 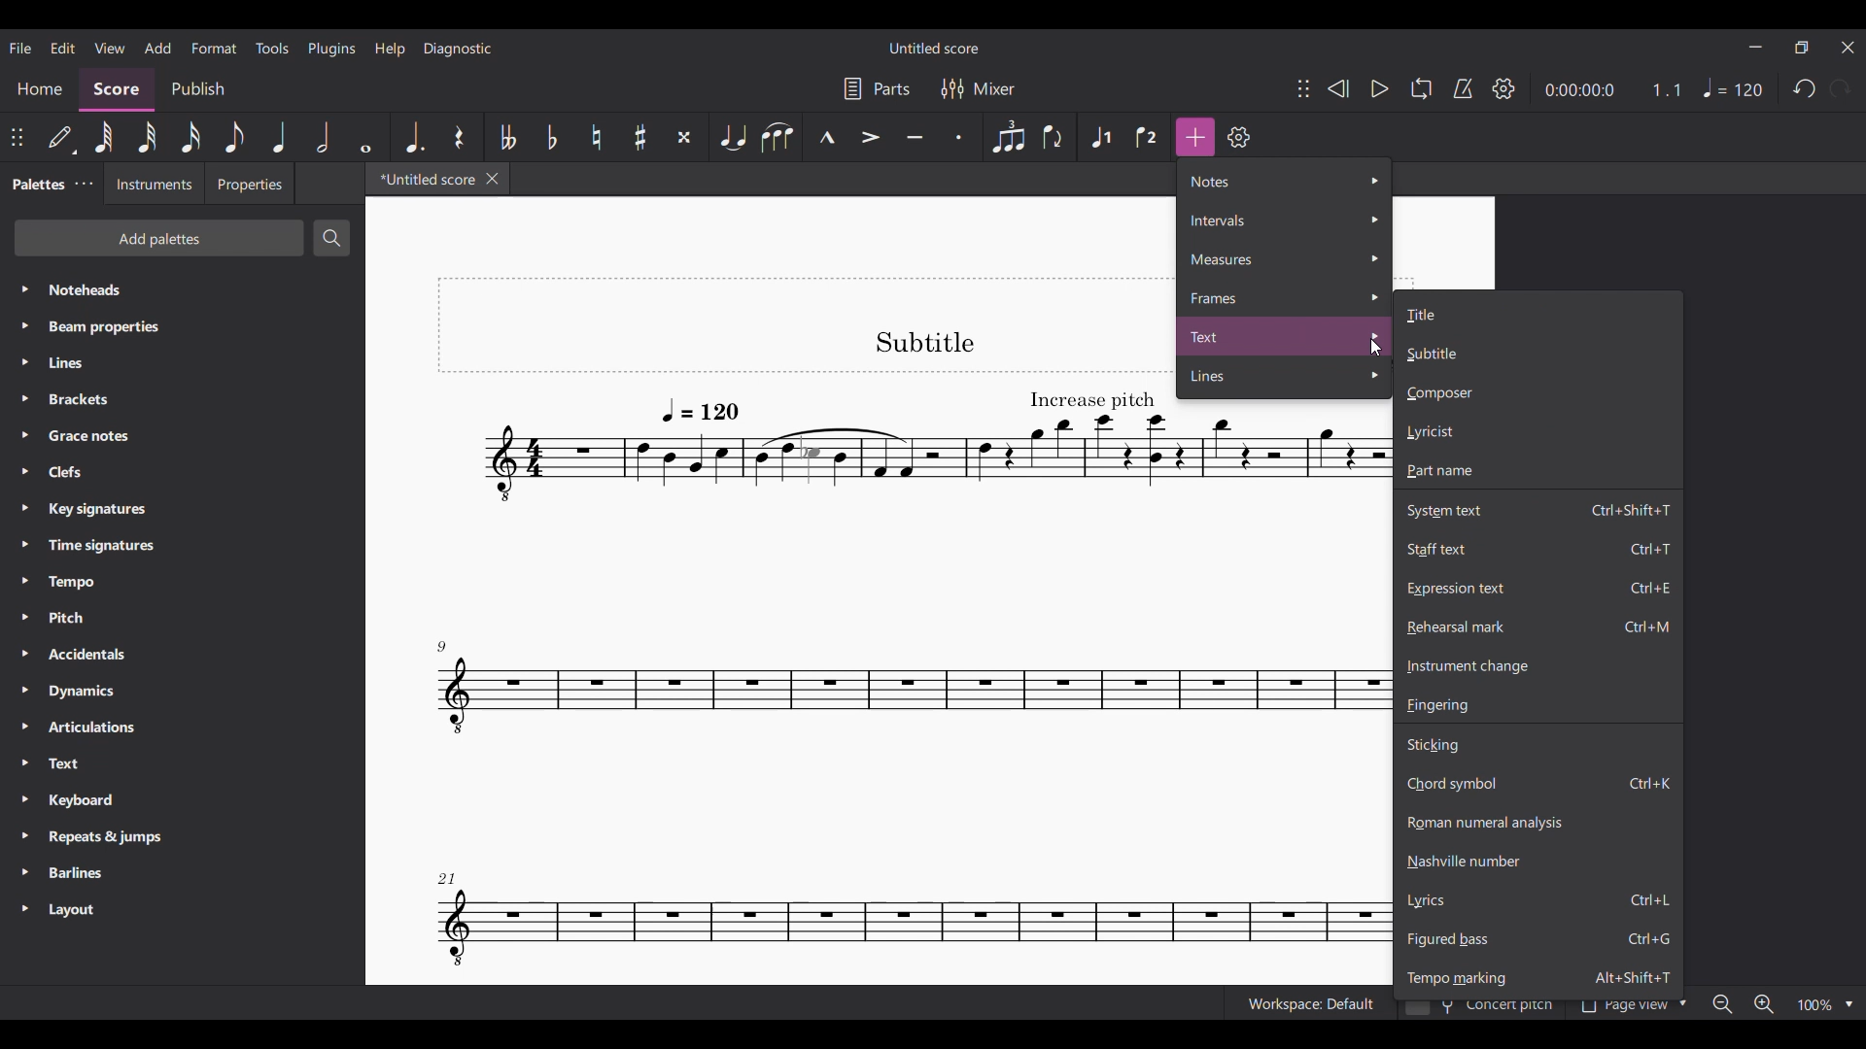 I want to click on Palettes settings, so click(x=85, y=184).